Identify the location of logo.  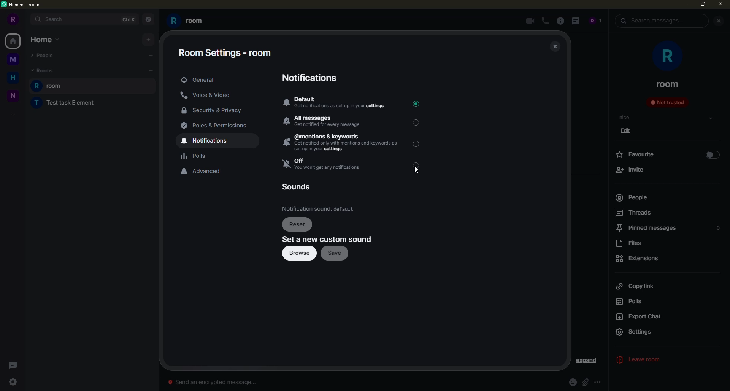
(5, 5).